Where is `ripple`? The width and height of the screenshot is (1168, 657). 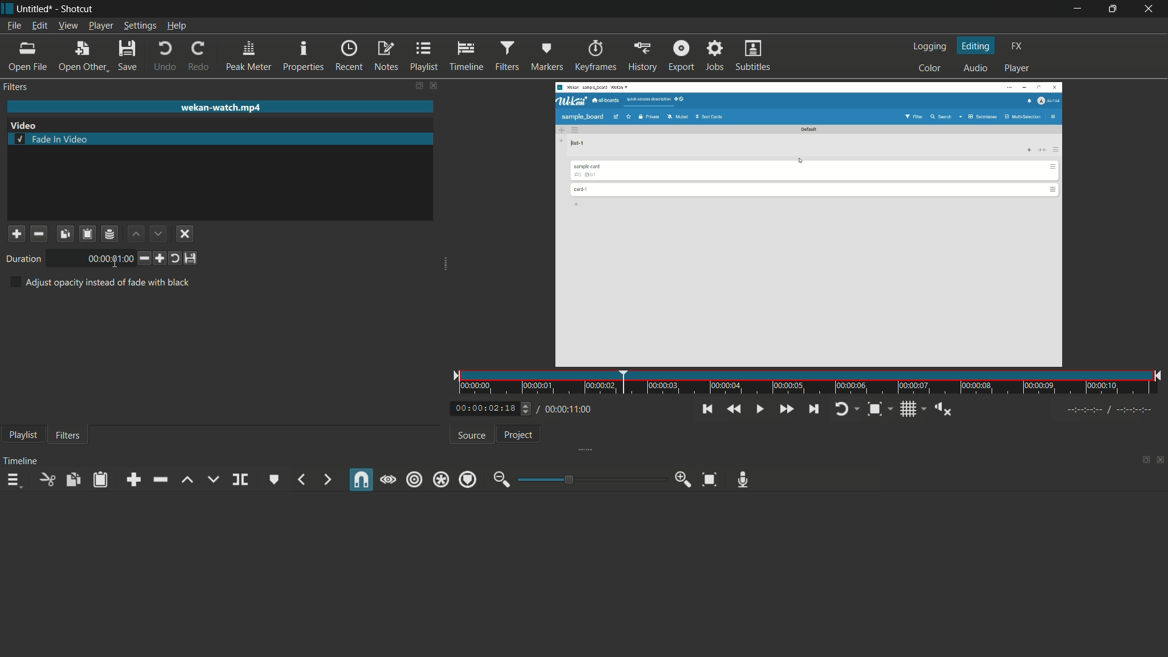
ripple is located at coordinates (415, 480).